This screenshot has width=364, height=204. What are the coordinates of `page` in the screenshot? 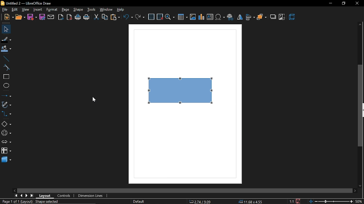 It's located at (66, 9).